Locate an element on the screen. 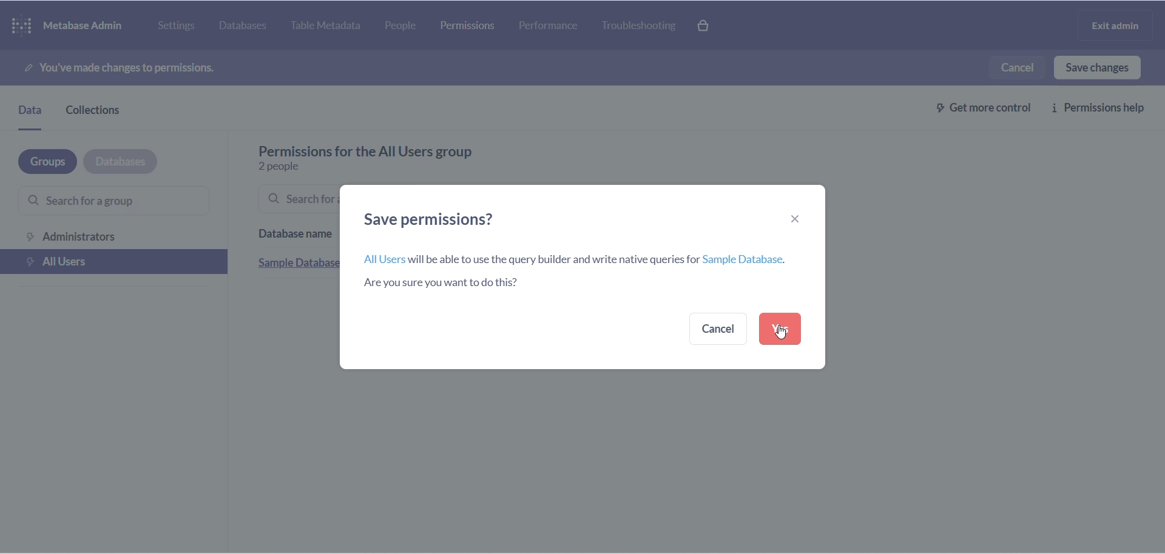 The width and height of the screenshot is (1165, 554). text is located at coordinates (393, 149).